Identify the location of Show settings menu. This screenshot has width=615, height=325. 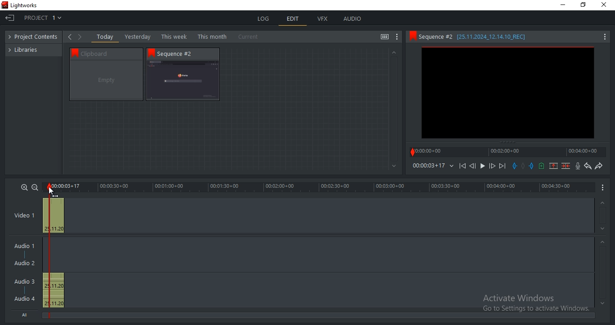
(604, 37).